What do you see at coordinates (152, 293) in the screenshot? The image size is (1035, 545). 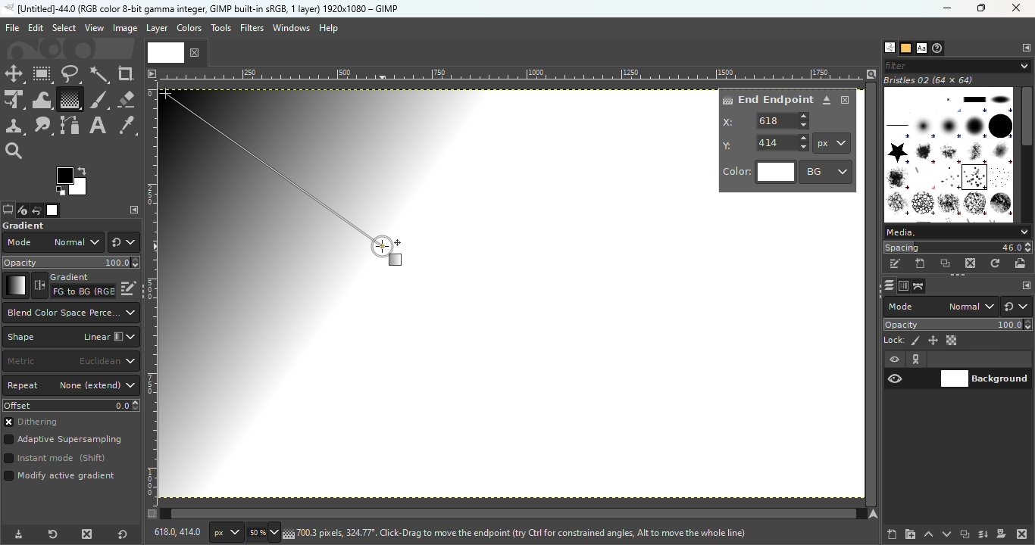 I see `Vertical ruler` at bounding box center [152, 293].